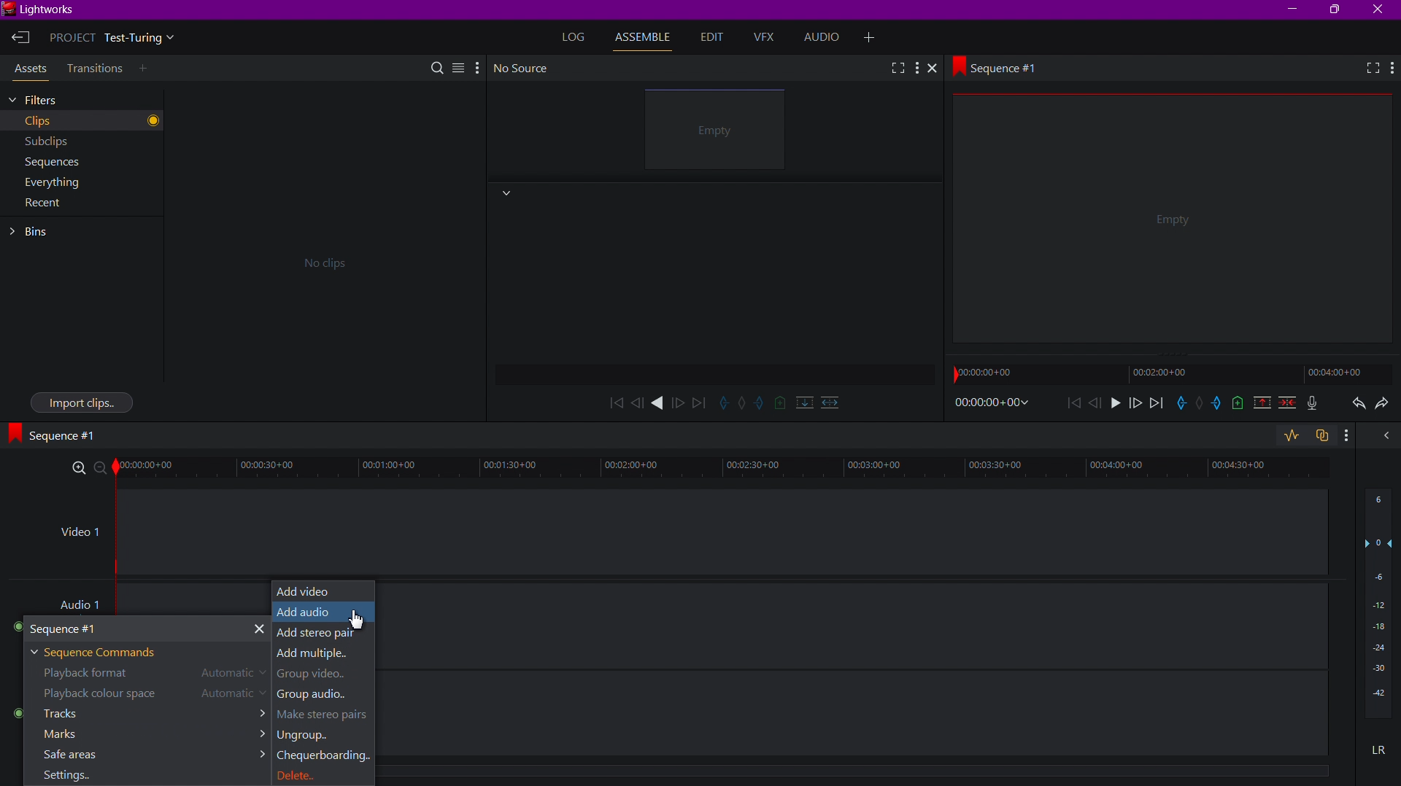 The height and width of the screenshot is (786, 1401). What do you see at coordinates (722, 531) in the screenshot?
I see `Video Track` at bounding box center [722, 531].